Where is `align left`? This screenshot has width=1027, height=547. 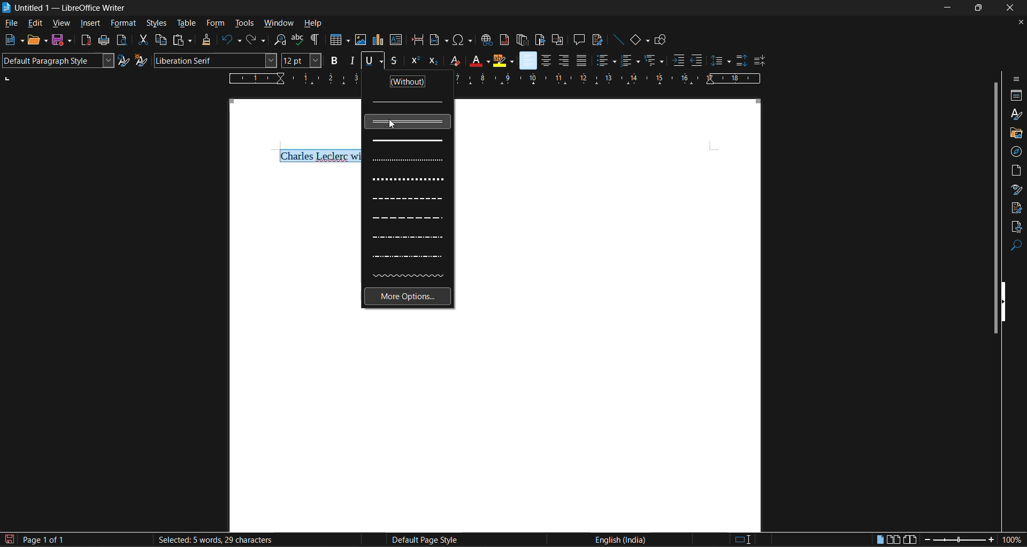
align left is located at coordinates (528, 60).